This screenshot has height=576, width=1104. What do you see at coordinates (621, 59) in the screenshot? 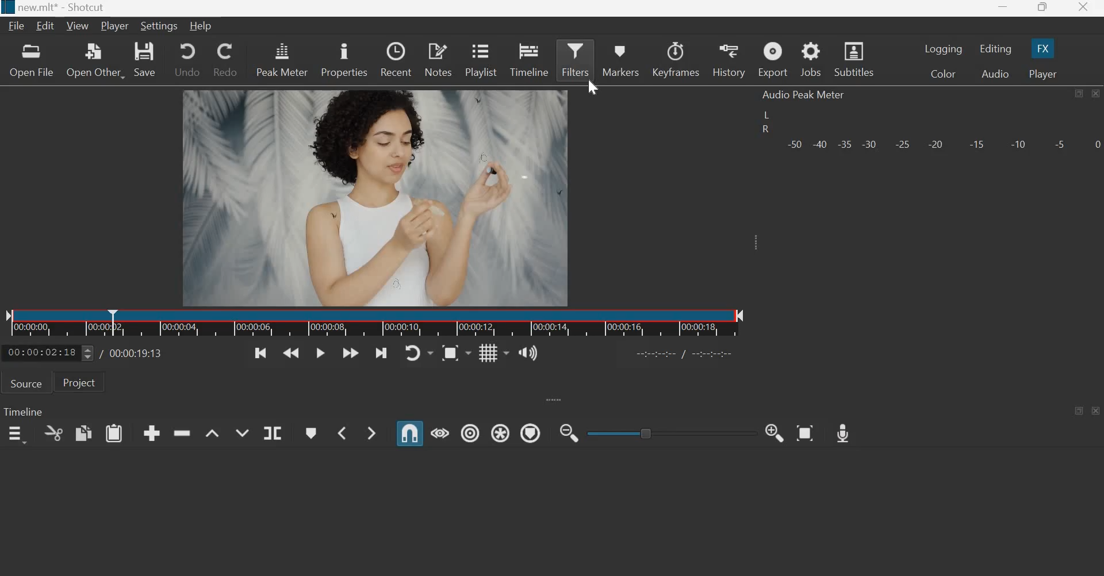
I see `Markers` at bounding box center [621, 59].